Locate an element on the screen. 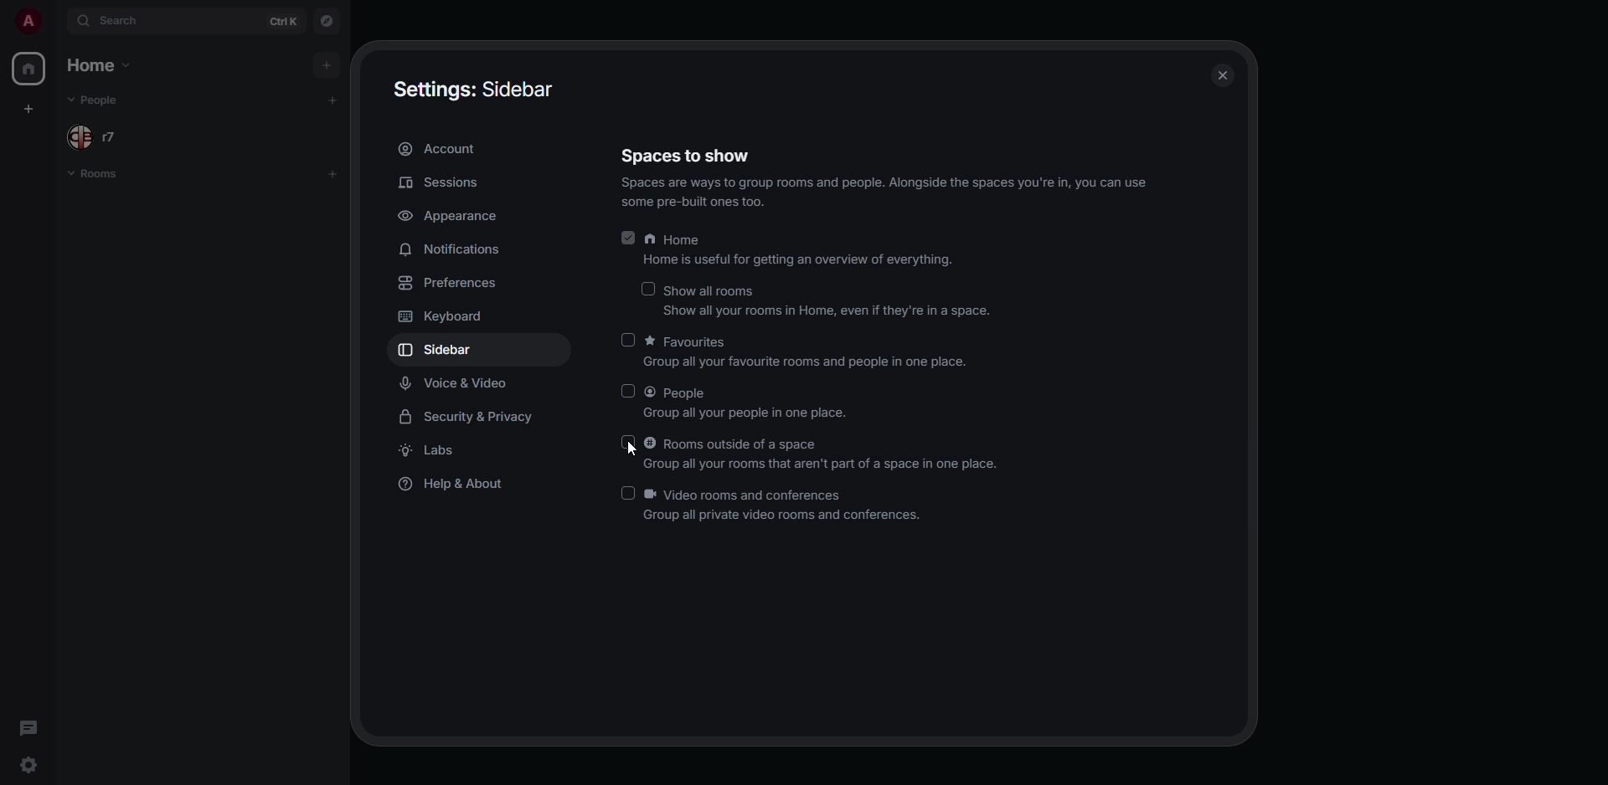 The image size is (1608, 785). create space is located at coordinates (30, 110).